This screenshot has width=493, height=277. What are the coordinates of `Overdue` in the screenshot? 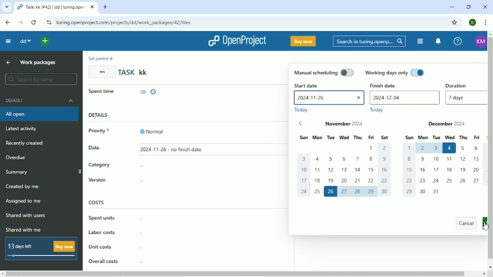 It's located at (18, 157).